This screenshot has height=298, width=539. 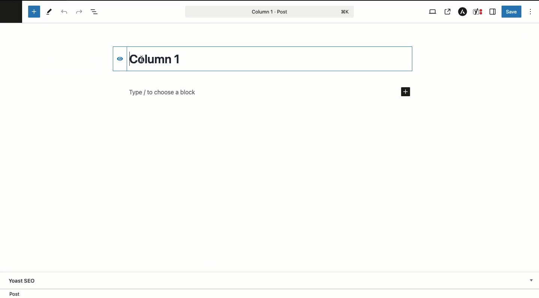 I want to click on Add block, so click(x=250, y=92).